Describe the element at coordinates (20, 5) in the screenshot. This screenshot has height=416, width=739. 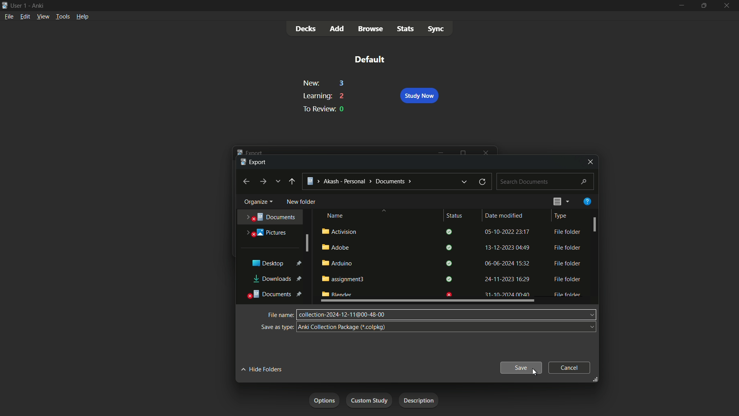
I see `user 1` at that location.